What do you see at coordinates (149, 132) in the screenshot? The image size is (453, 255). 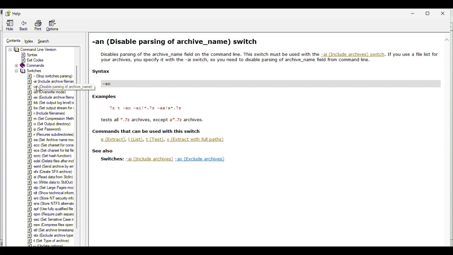 I see `Commands that can be used with this switch` at bounding box center [149, 132].